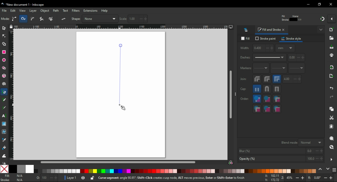 This screenshot has height=182, width=337. I want to click on dashes, so click(263, 58).